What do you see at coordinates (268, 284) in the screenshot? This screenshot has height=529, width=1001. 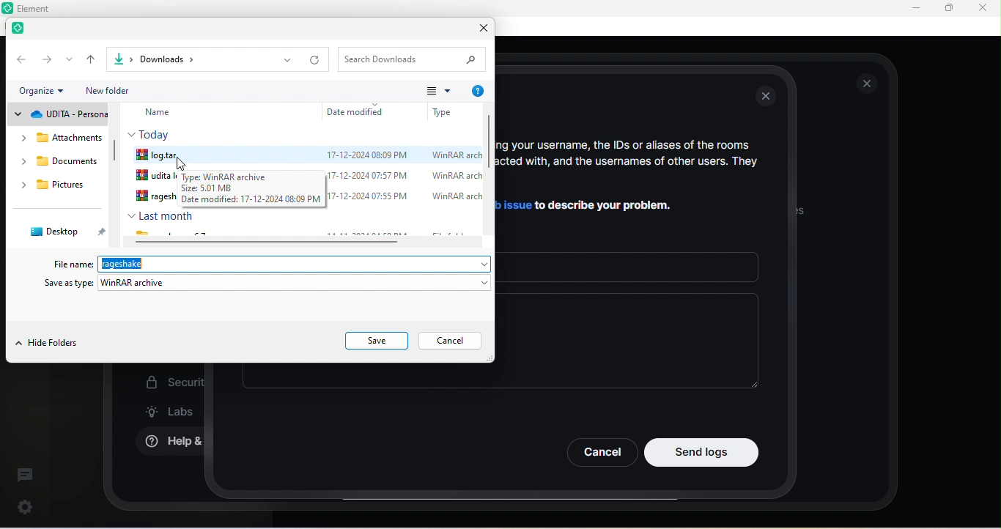 I see `save as` at bounding box center [268, 284].